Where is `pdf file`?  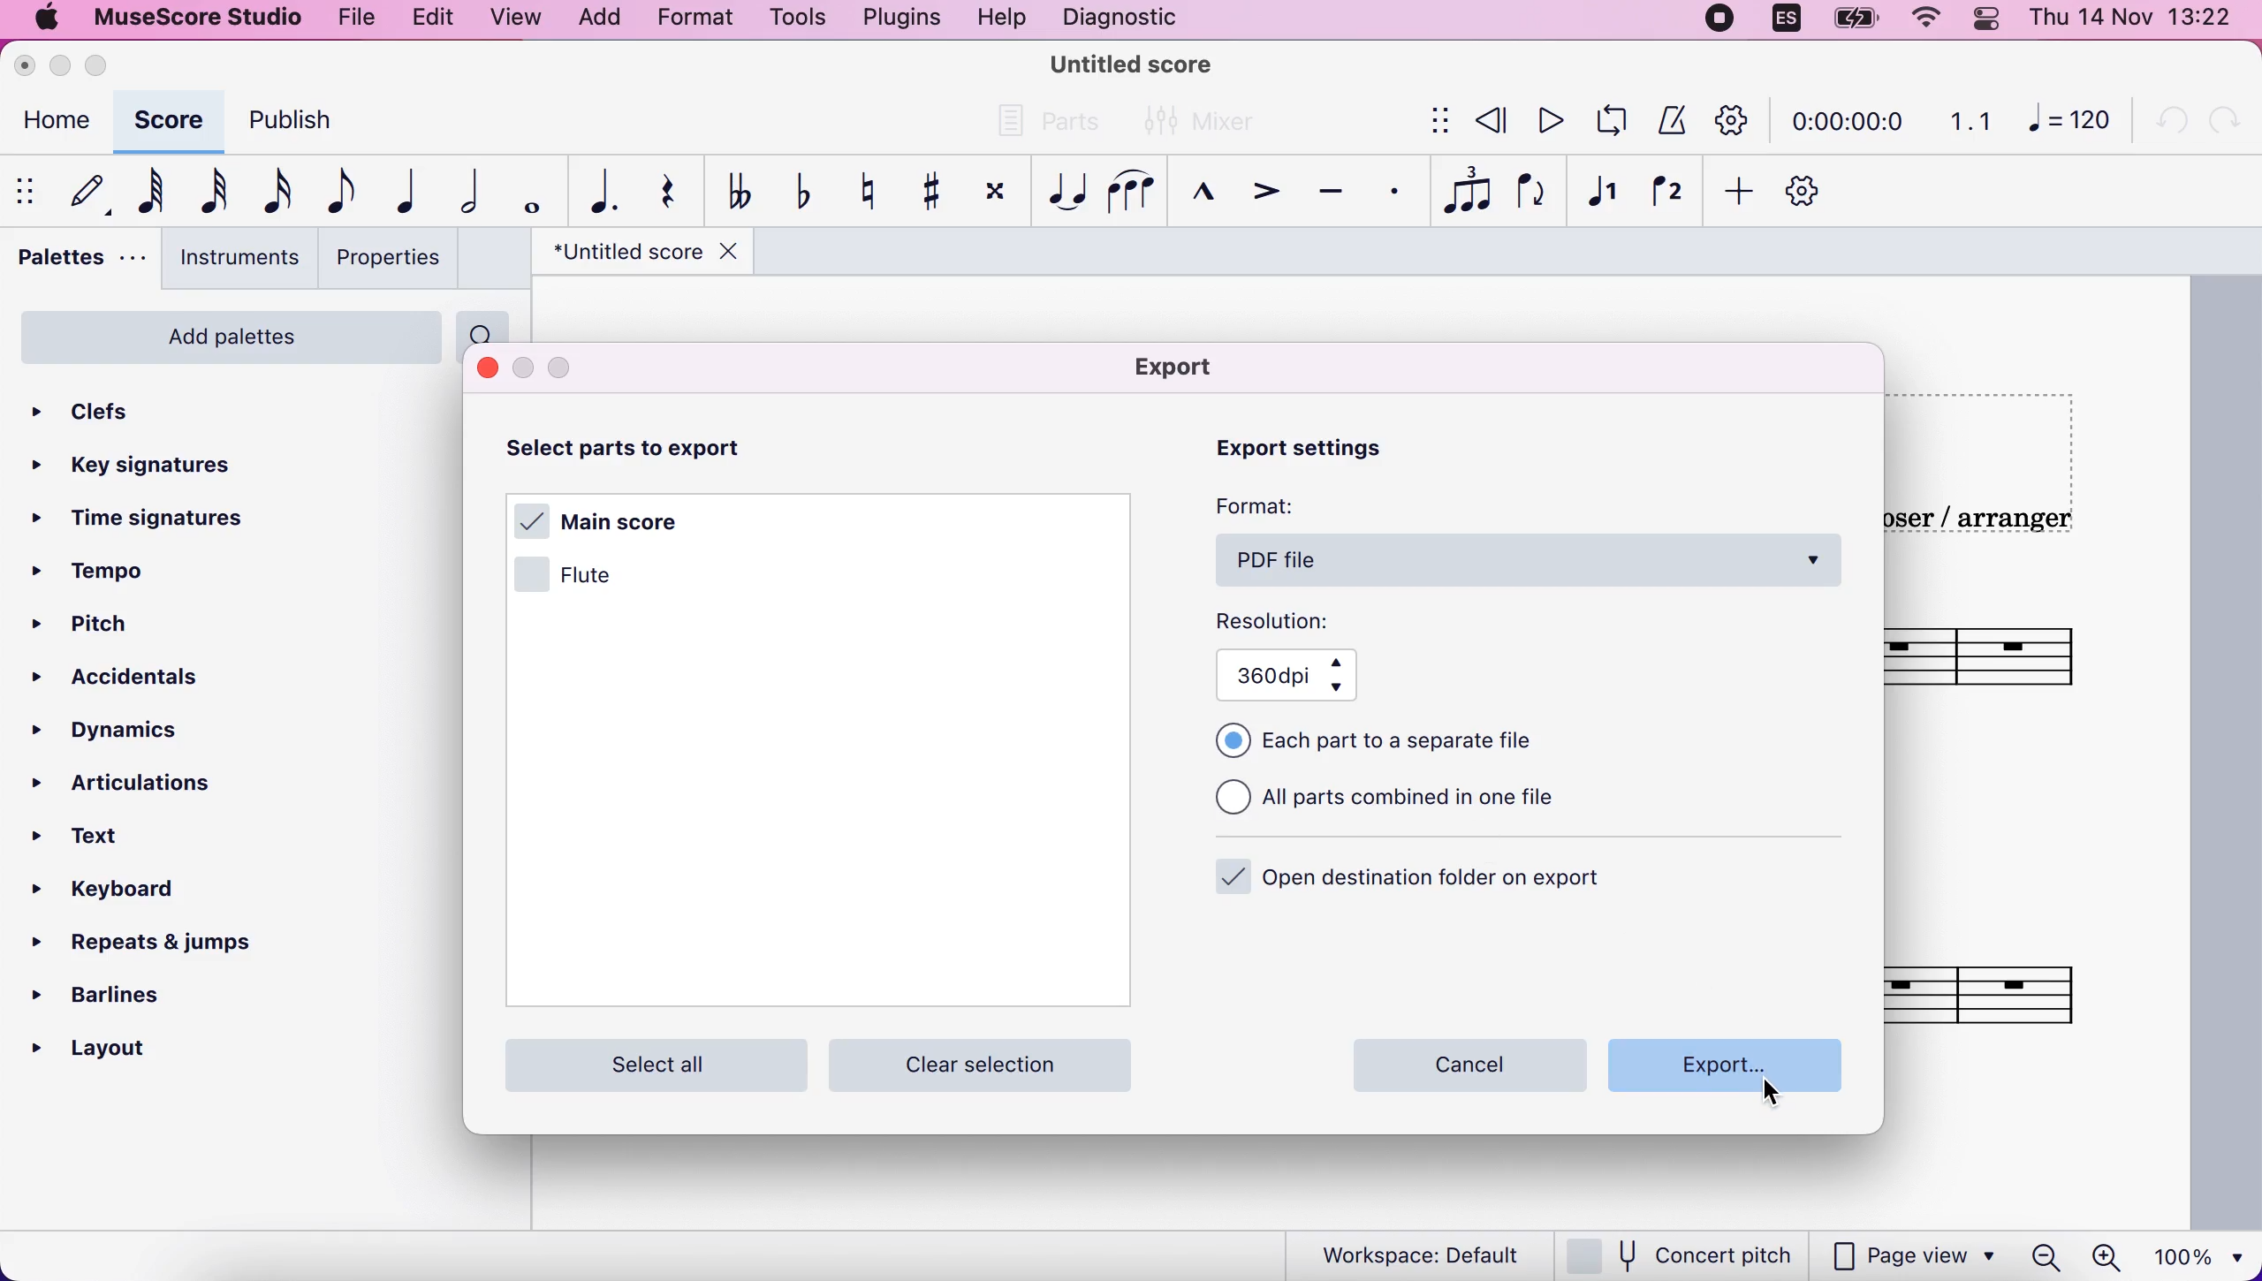
pdf file is located at coordinates (1529, 562).